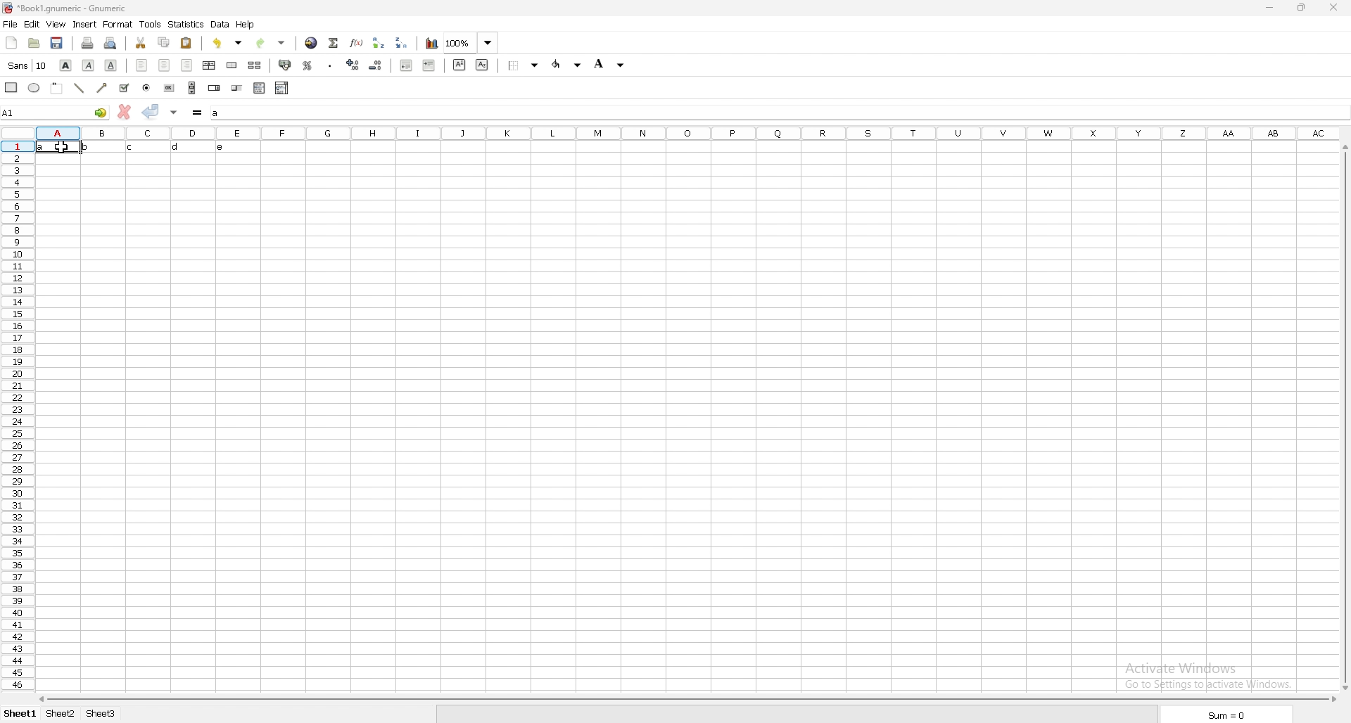 The width and height of the screenshot is (1351, 723). What do you see at coordinates (255, 65) in the screenshot?
I see `split merged cells` at bounding box center [255, 65].